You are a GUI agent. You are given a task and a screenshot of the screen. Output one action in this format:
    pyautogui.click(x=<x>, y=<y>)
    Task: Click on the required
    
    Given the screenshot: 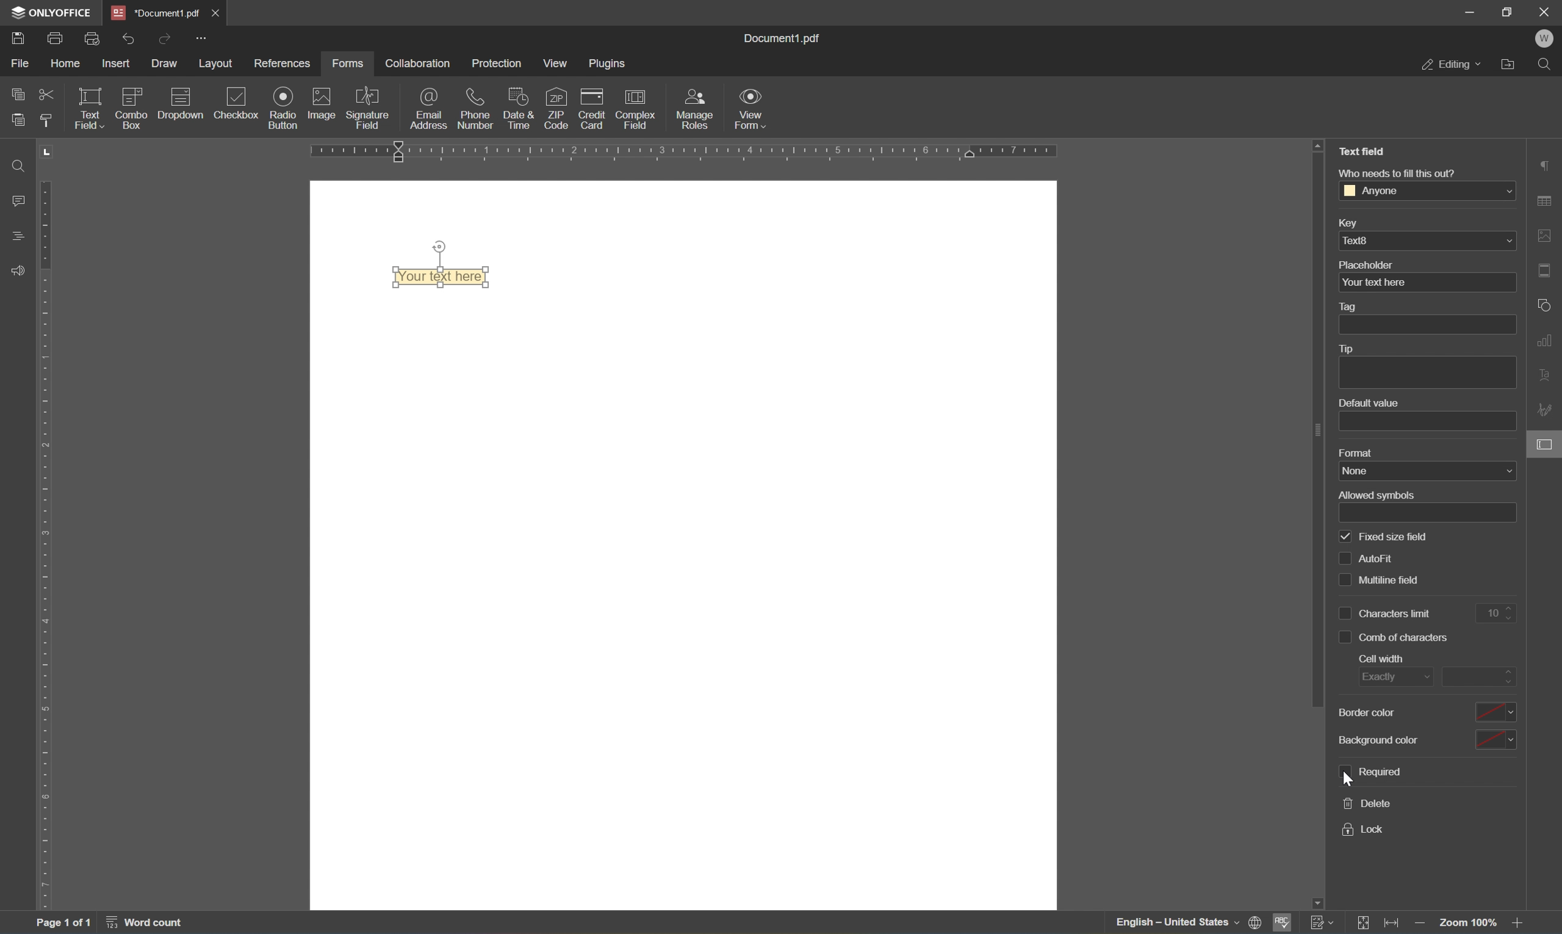 What is the action you would take?
    pyautogui.click(x=1375, y=772)
    